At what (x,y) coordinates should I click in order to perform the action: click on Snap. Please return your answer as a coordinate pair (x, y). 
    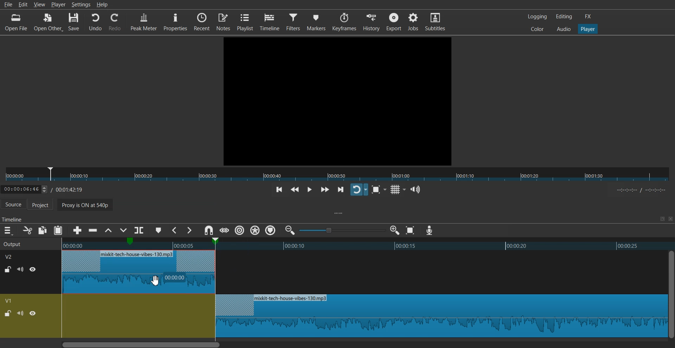
    Looking at the image, I should click on (208, 231).